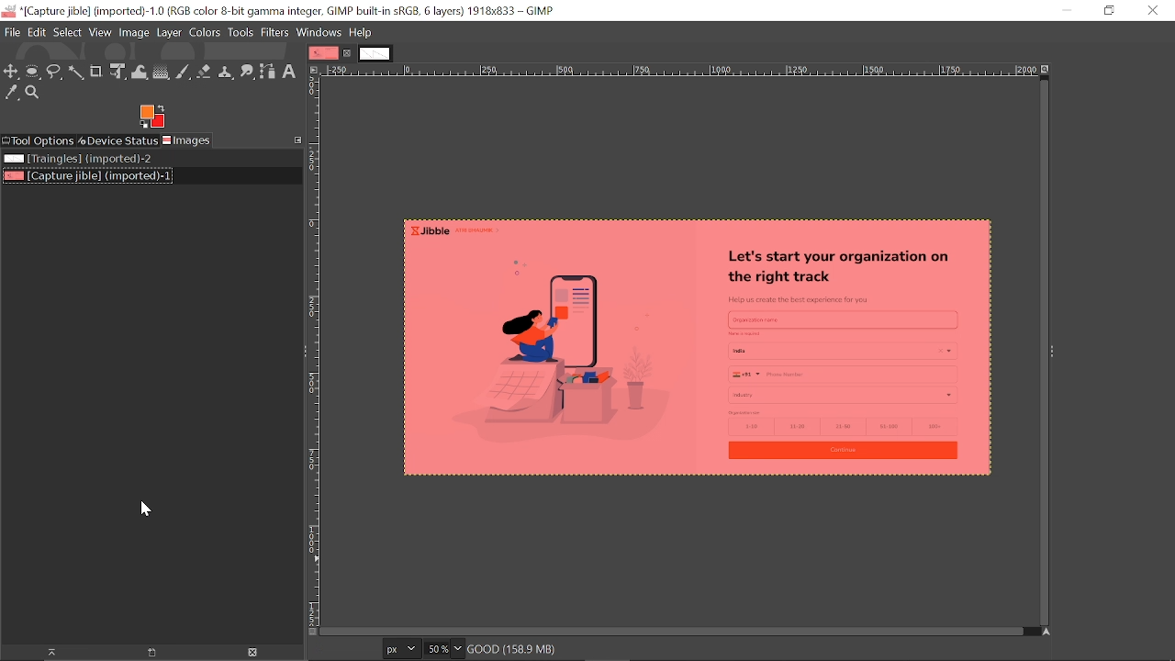 This screenshot has height=661, width=1175. Describe the element at coordinates (313, 351) in the screenshot. I see `Vertical label` at that location.